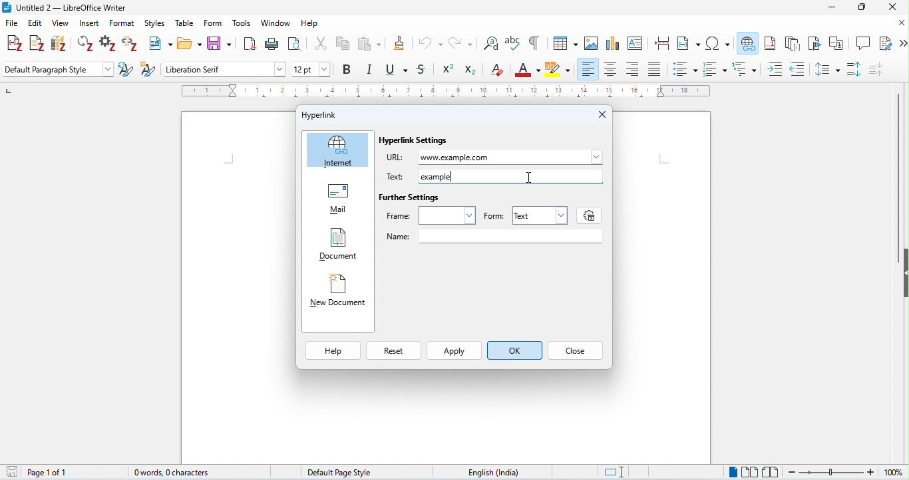 This screenshot has height=480, width=909. What do you see at coordinates (534, 179) in the screenshot?
I see `cursor moved` at bounding box center [534, 179].